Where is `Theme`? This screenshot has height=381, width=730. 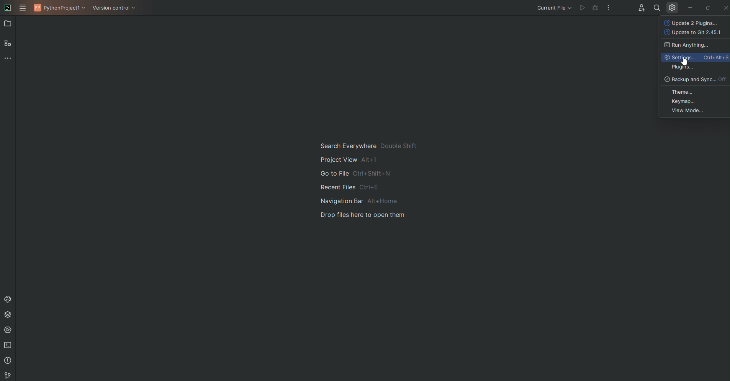 Theme is located at coordinates (678, 92).